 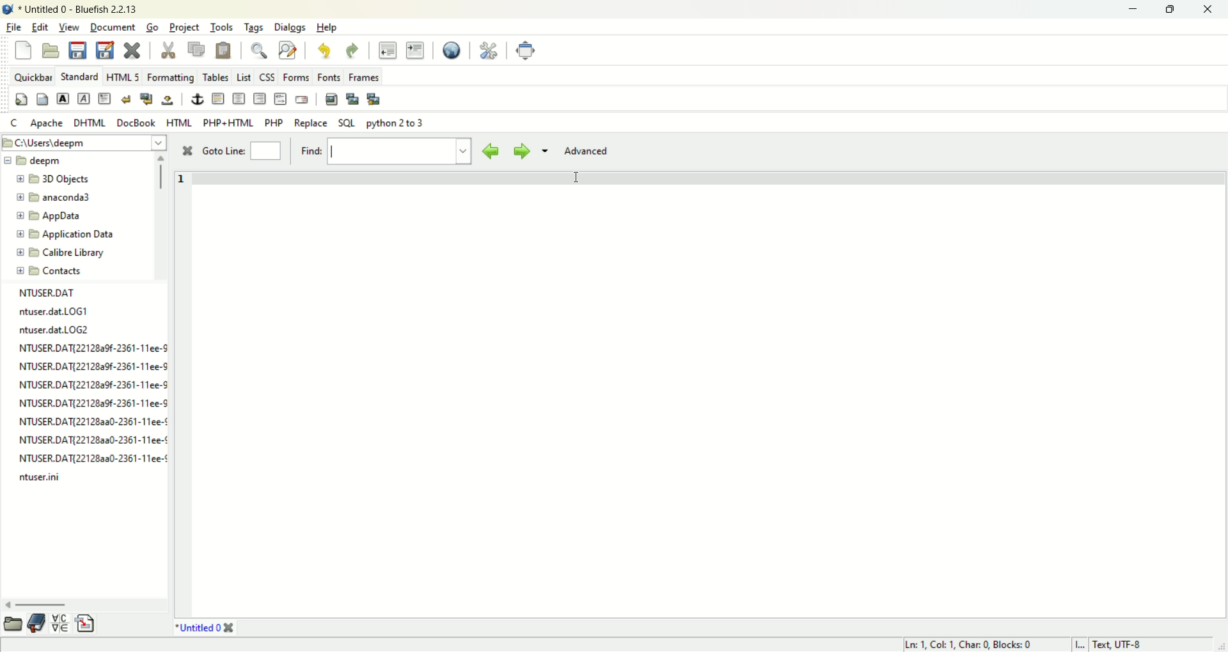 I want to click on advanced, so click(x=592, y=151).